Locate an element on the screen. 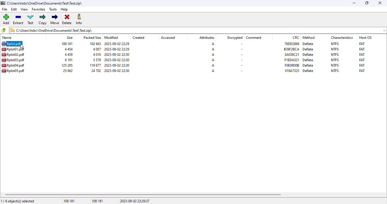 This screenshot has width=387, height=204. CRC is located at coordinates (292, 49).